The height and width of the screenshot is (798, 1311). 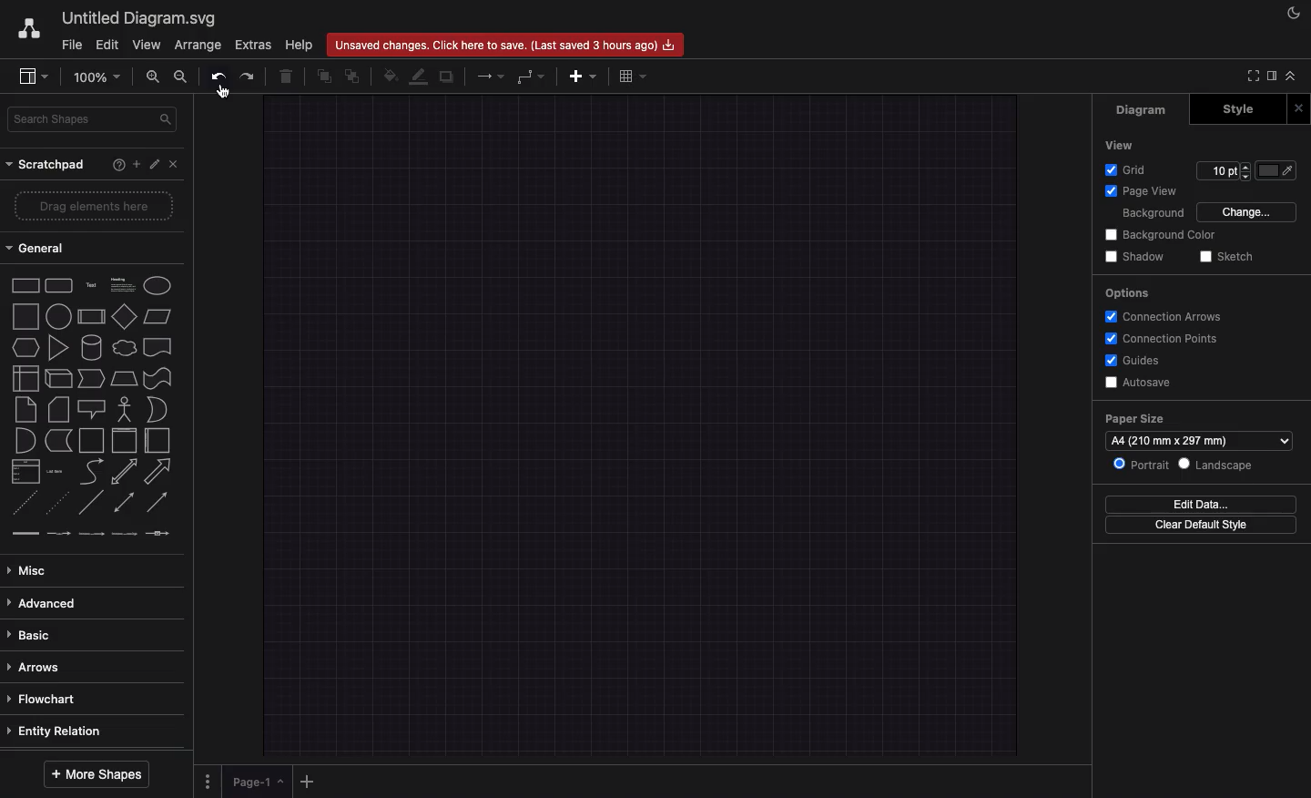 I want to click on Page view, so click(x=1142, y=191).